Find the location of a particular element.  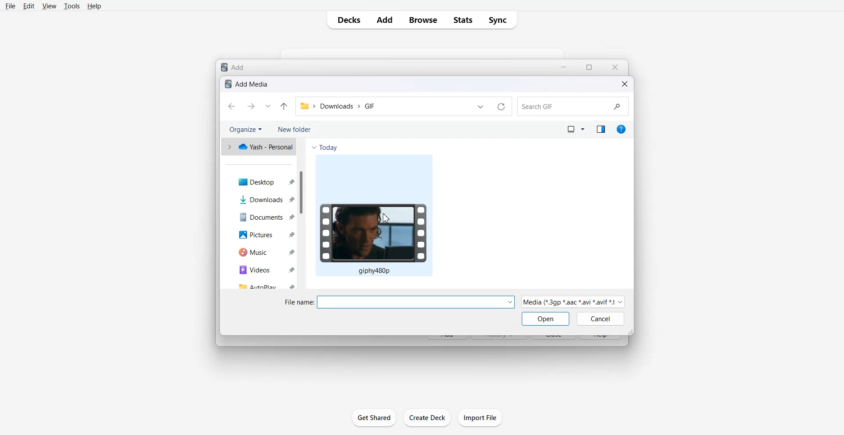

Get help is located at coordinates (622, 129).